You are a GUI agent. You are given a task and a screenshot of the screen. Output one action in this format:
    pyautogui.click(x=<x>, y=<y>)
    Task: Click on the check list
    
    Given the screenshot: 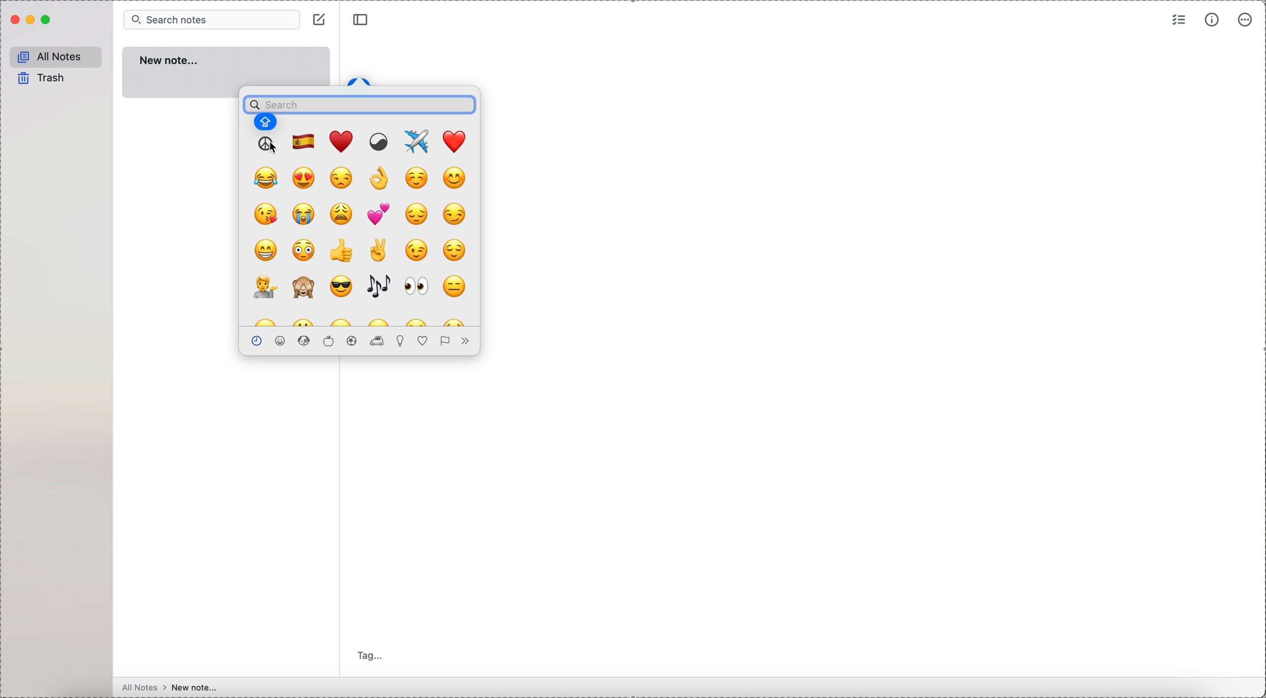 What is the action you would take?
    pyautogui.click(x=1178, y=21)
    